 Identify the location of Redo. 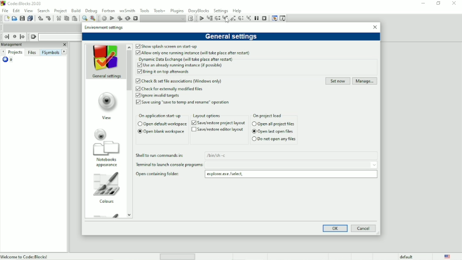
(49, 18).